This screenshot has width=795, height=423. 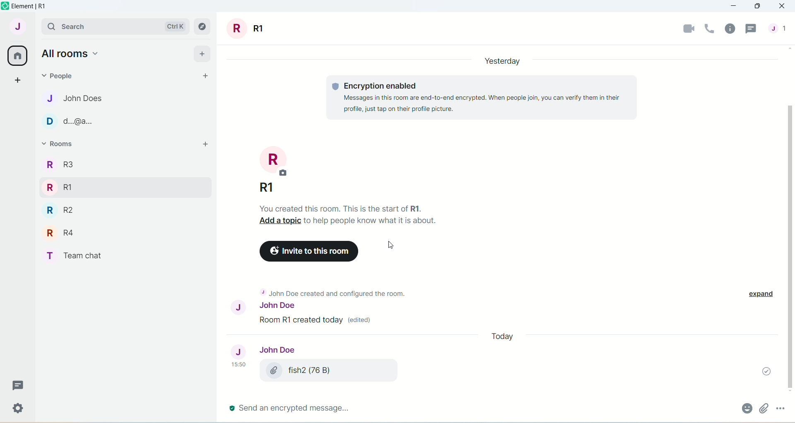 I want to click on R1, so click(x=280, y=189).